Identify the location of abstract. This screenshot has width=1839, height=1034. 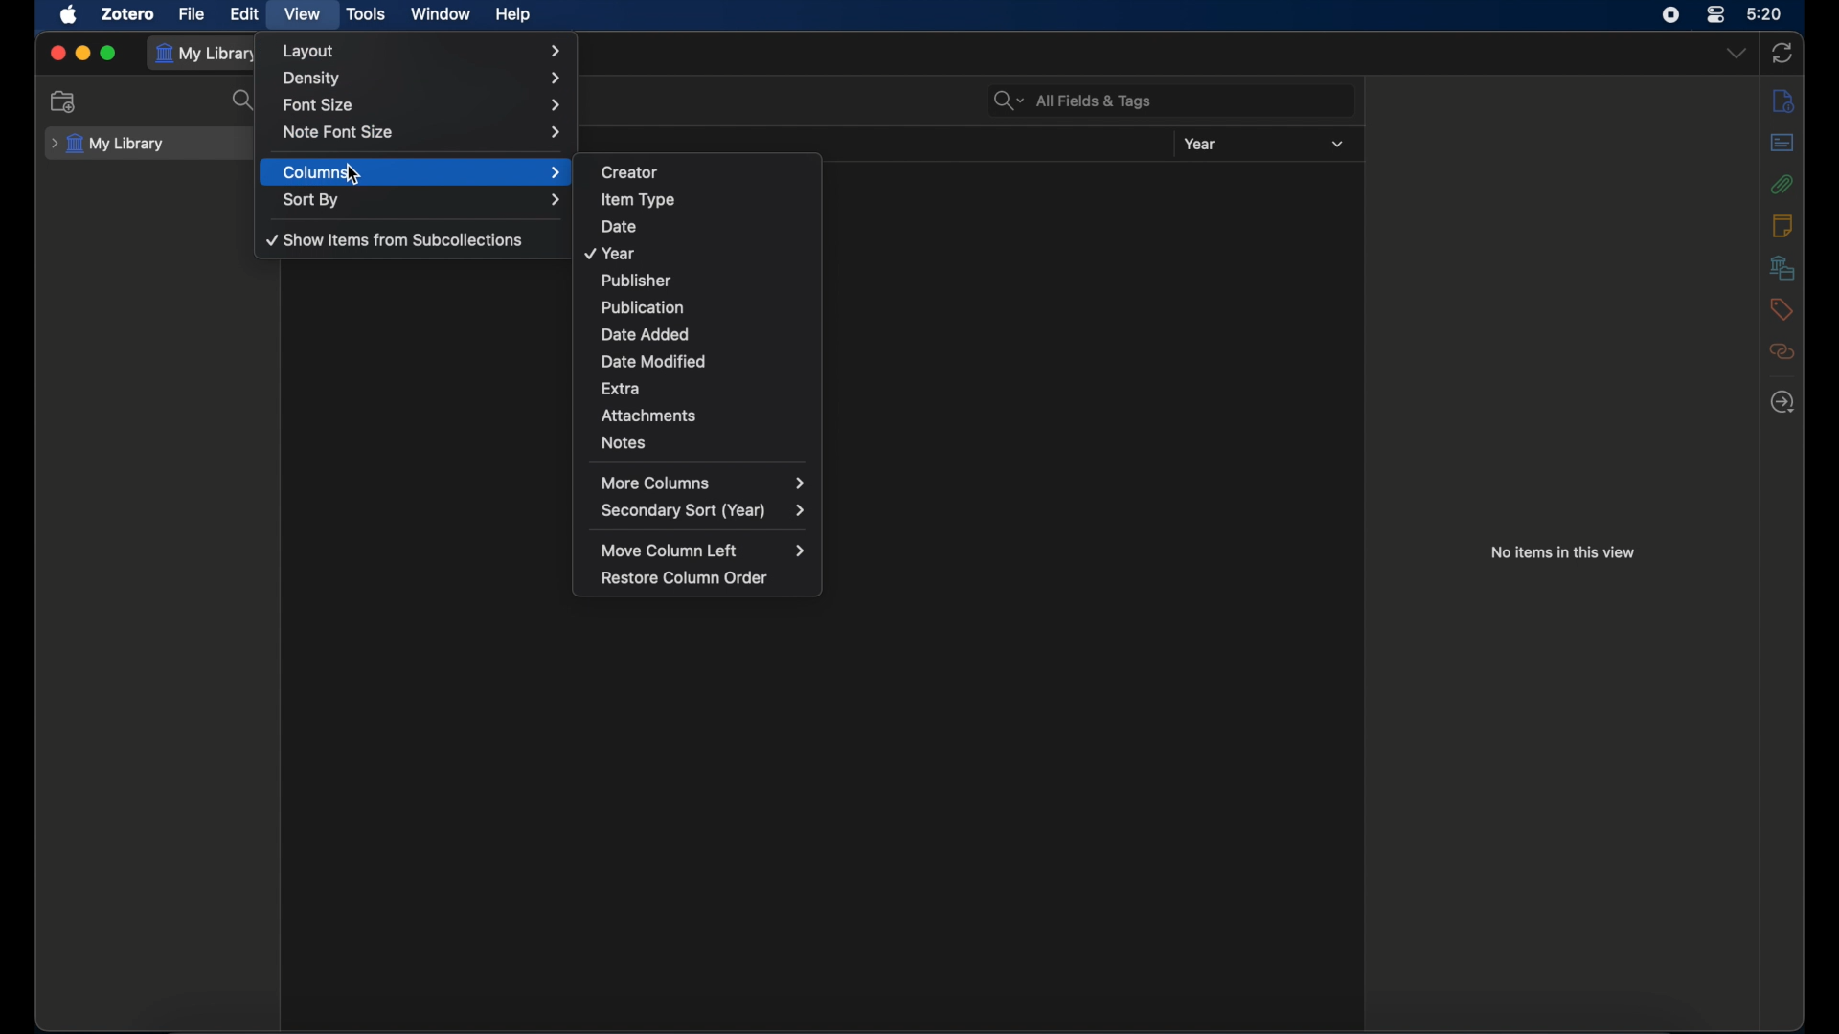
(1782, 142).